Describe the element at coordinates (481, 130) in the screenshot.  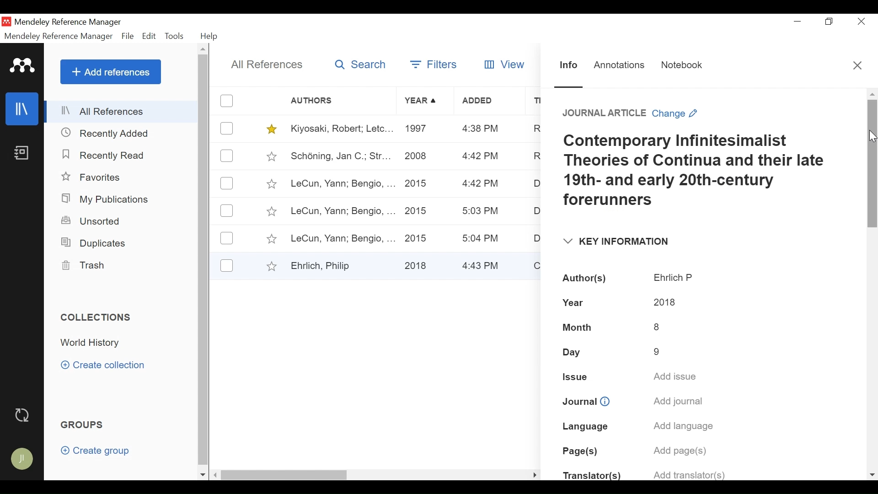
I see `4:38 PM` at that location.